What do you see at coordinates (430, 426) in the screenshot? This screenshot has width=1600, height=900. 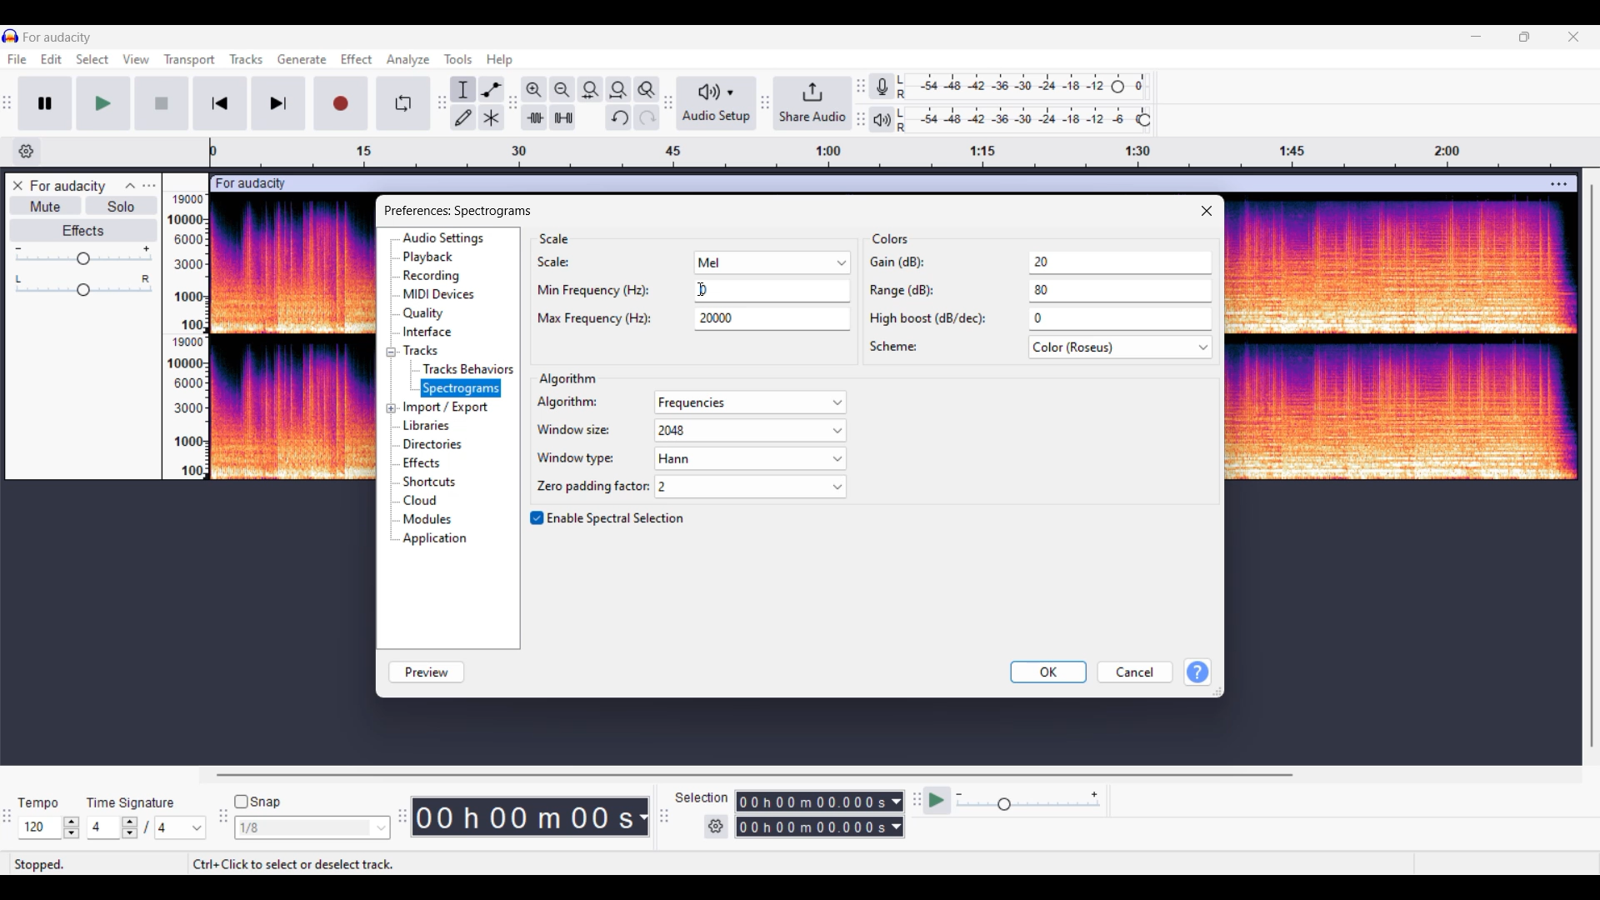 I see `libraries` at bounding box center [430, 426].